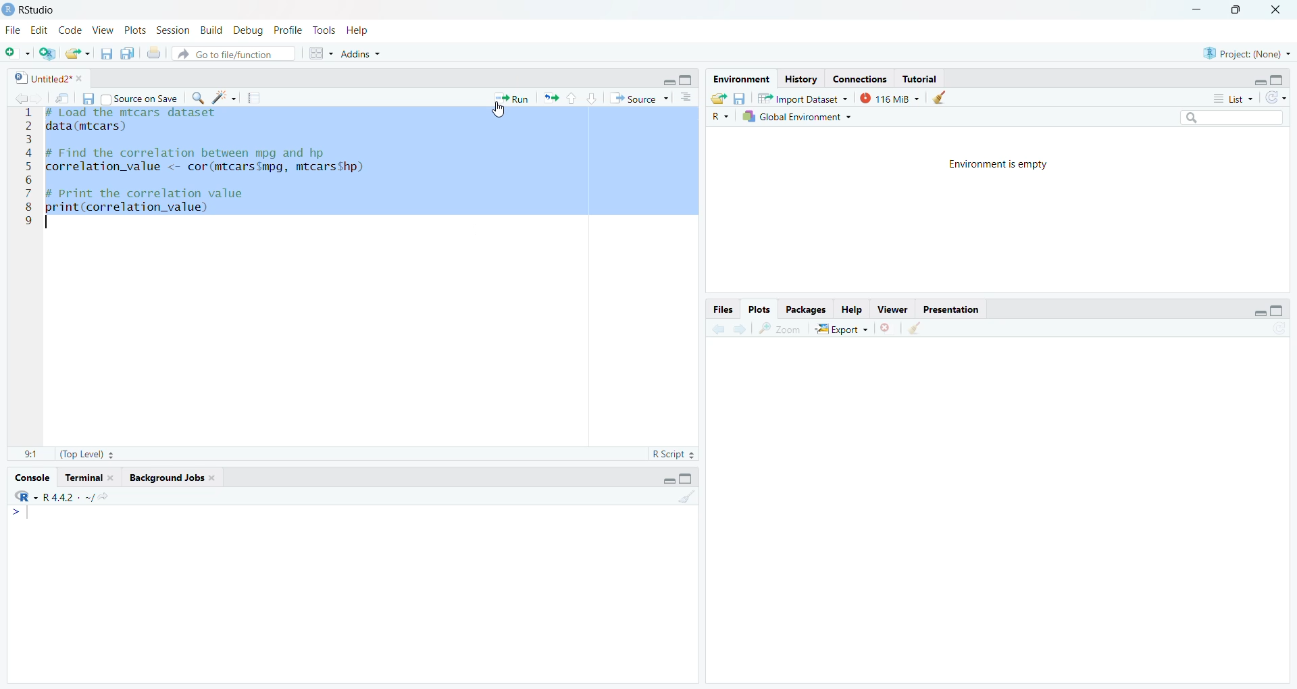 The width and height of the screenshot is (1297, 689). What do you see at coordinates (551, 96) in the screenshot?
I see `Re-run the previous code region (Ctrl + Alt + P)` at bounding box center [551, 96].